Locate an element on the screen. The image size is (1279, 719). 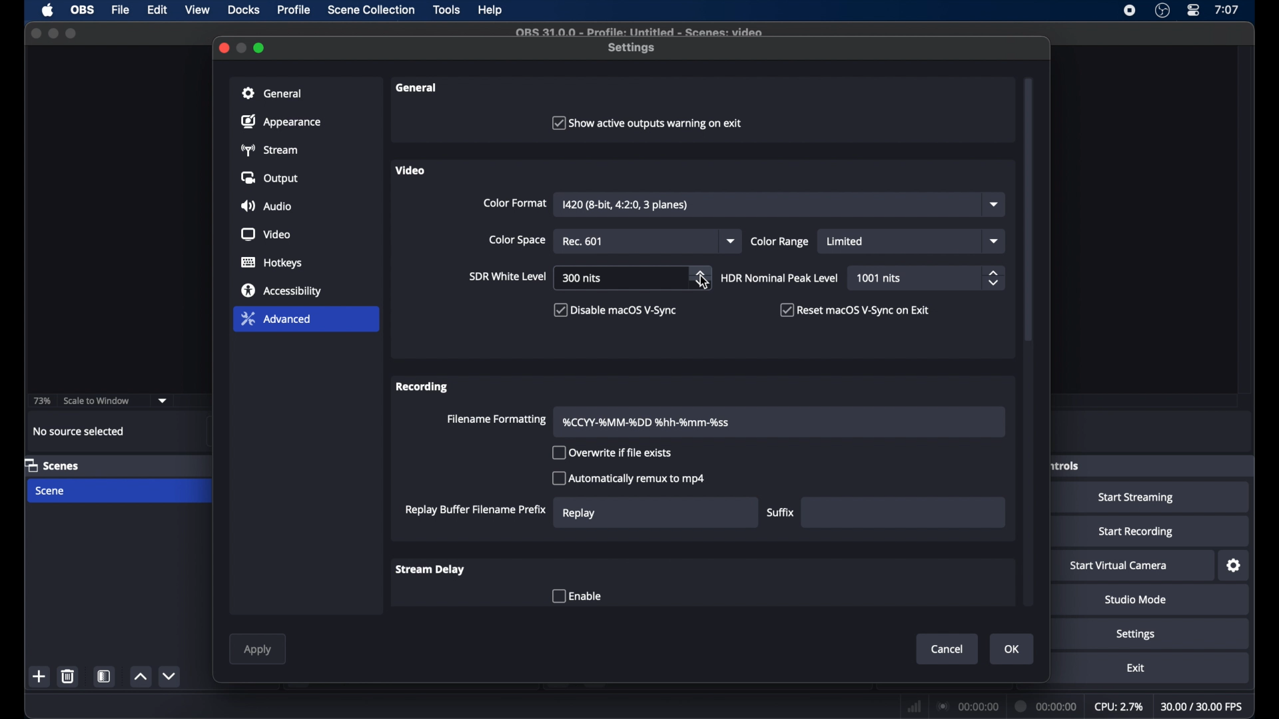
limited is located at coordinates (845, 241).